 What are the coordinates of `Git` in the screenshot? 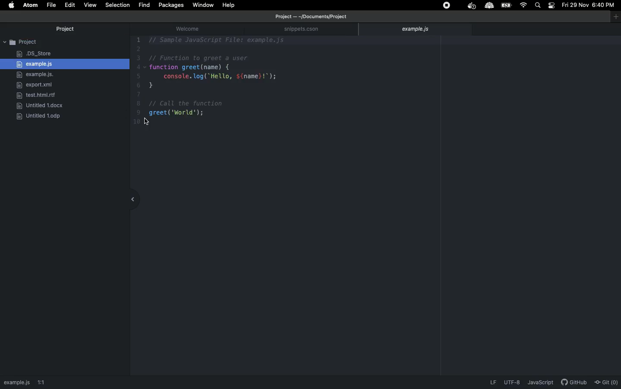 It's located at (607, 382).